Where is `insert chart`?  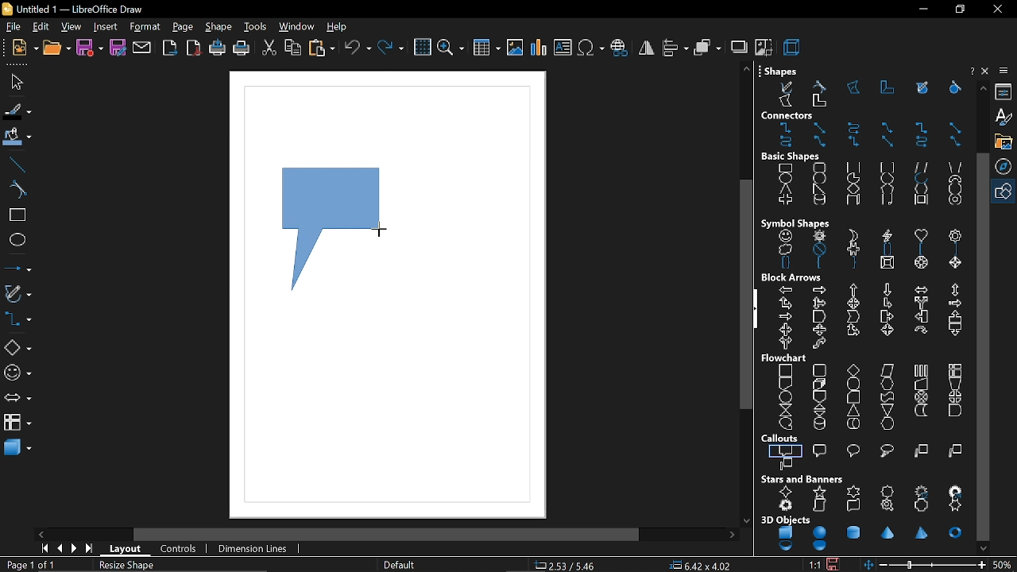
insert chart is located at coordinates (537, 48).